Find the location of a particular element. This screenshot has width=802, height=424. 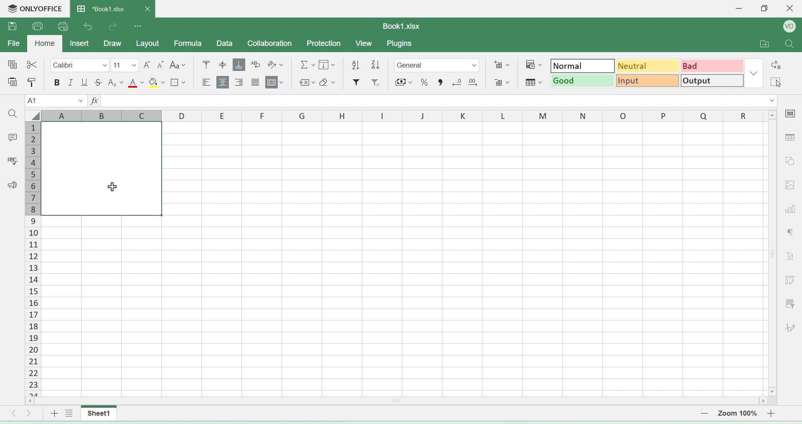

border is located at coordinates (178, 83).